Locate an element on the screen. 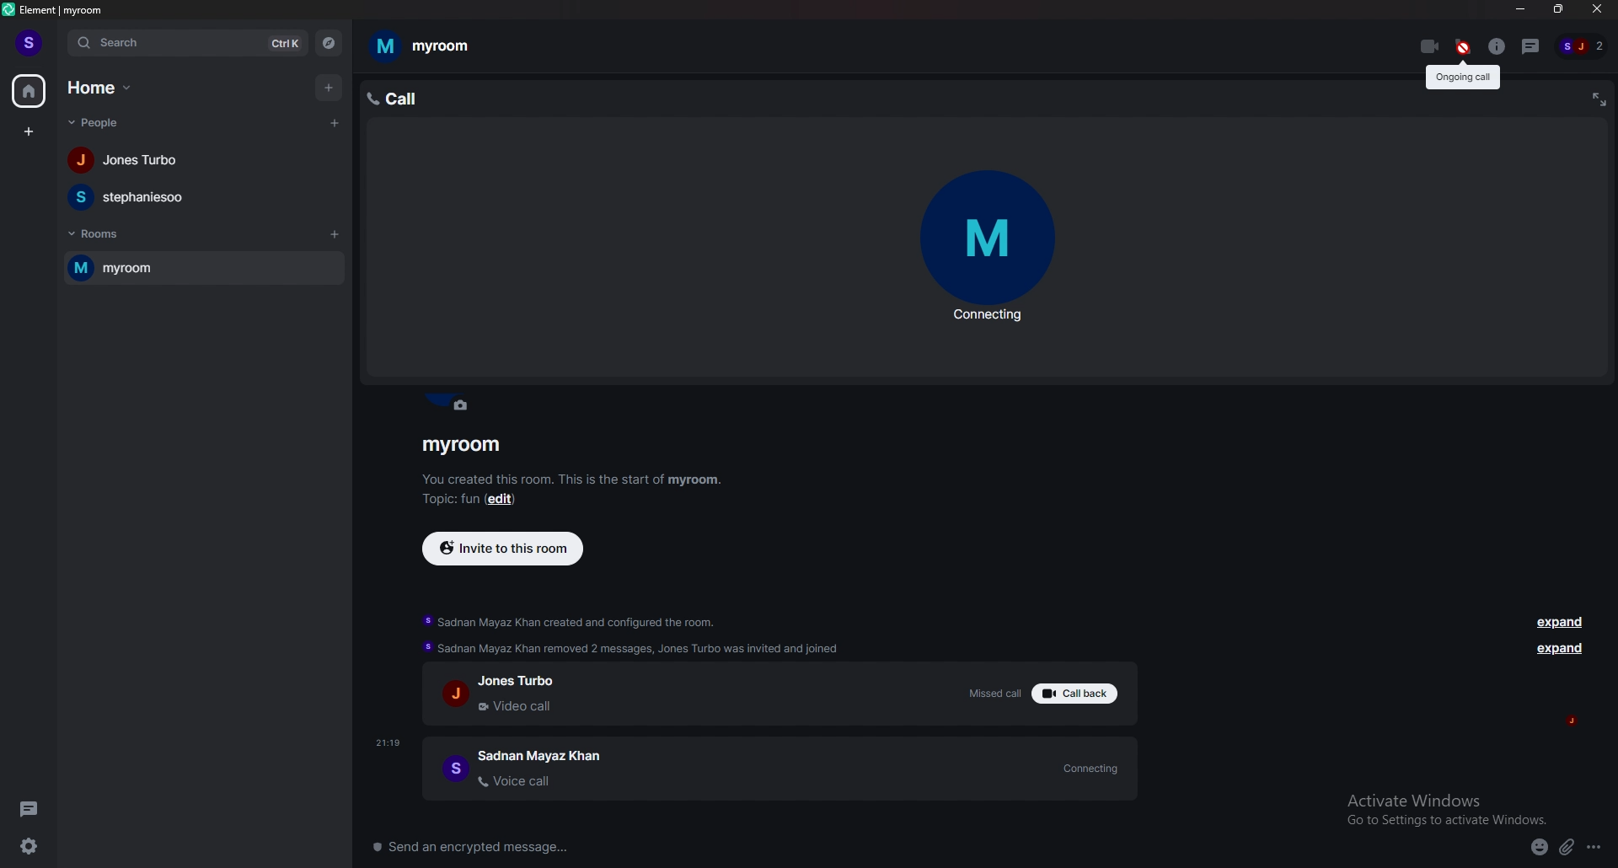  cursor is located at coordinates (1464, 60).